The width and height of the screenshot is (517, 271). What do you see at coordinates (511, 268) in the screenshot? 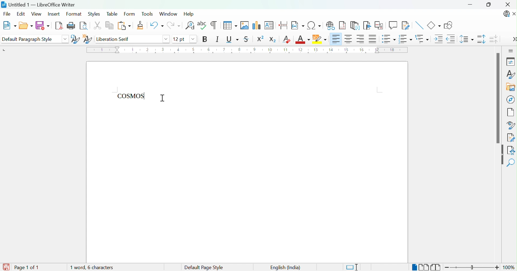
I see `100%` at bounding box center [511, 268].